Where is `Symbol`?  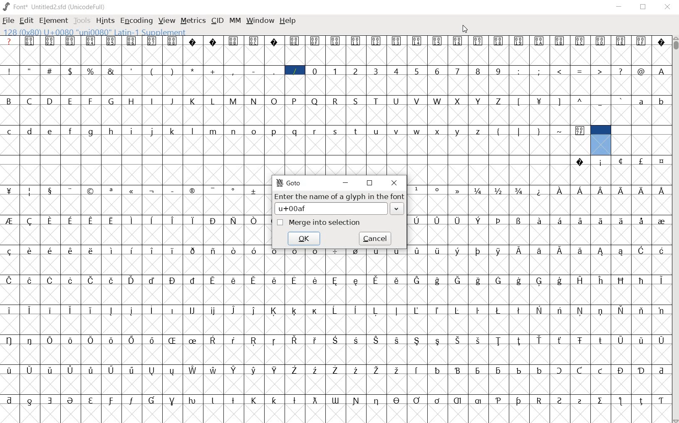
Symbol is located at coordinates (275, 310).